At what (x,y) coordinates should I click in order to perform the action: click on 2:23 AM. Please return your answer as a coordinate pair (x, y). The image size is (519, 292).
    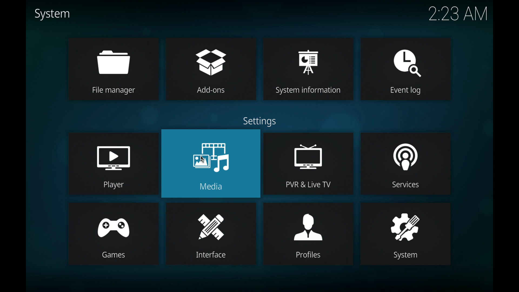
    Looking at the image, I should click on (456, 16).